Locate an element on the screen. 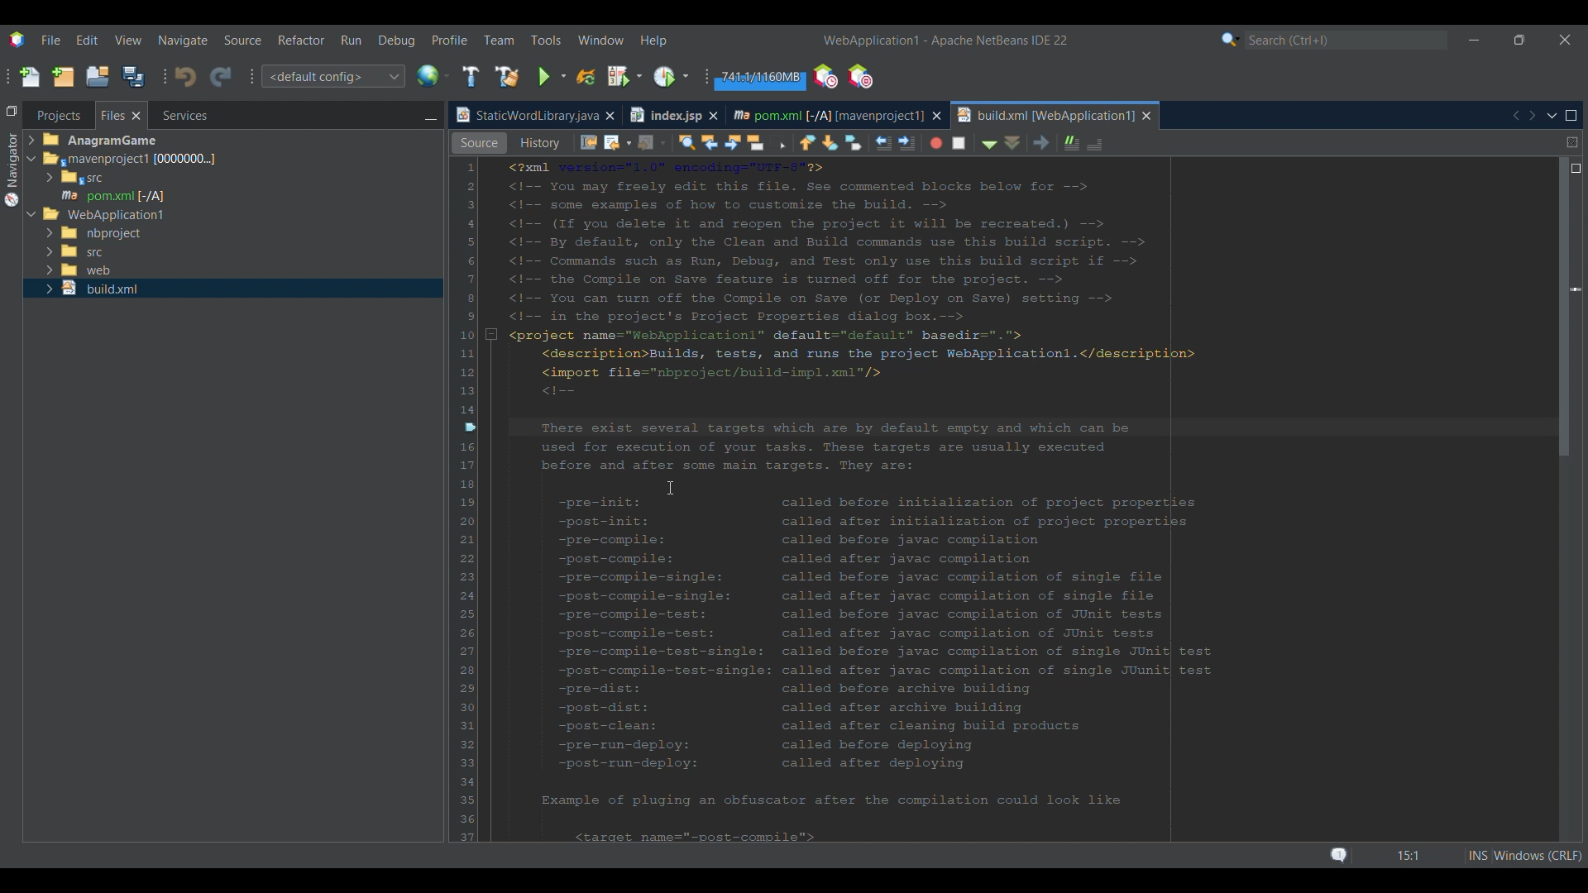 The height and width of the screenshot is (893, 1588). Team menu is located at coordinates (499, 40).